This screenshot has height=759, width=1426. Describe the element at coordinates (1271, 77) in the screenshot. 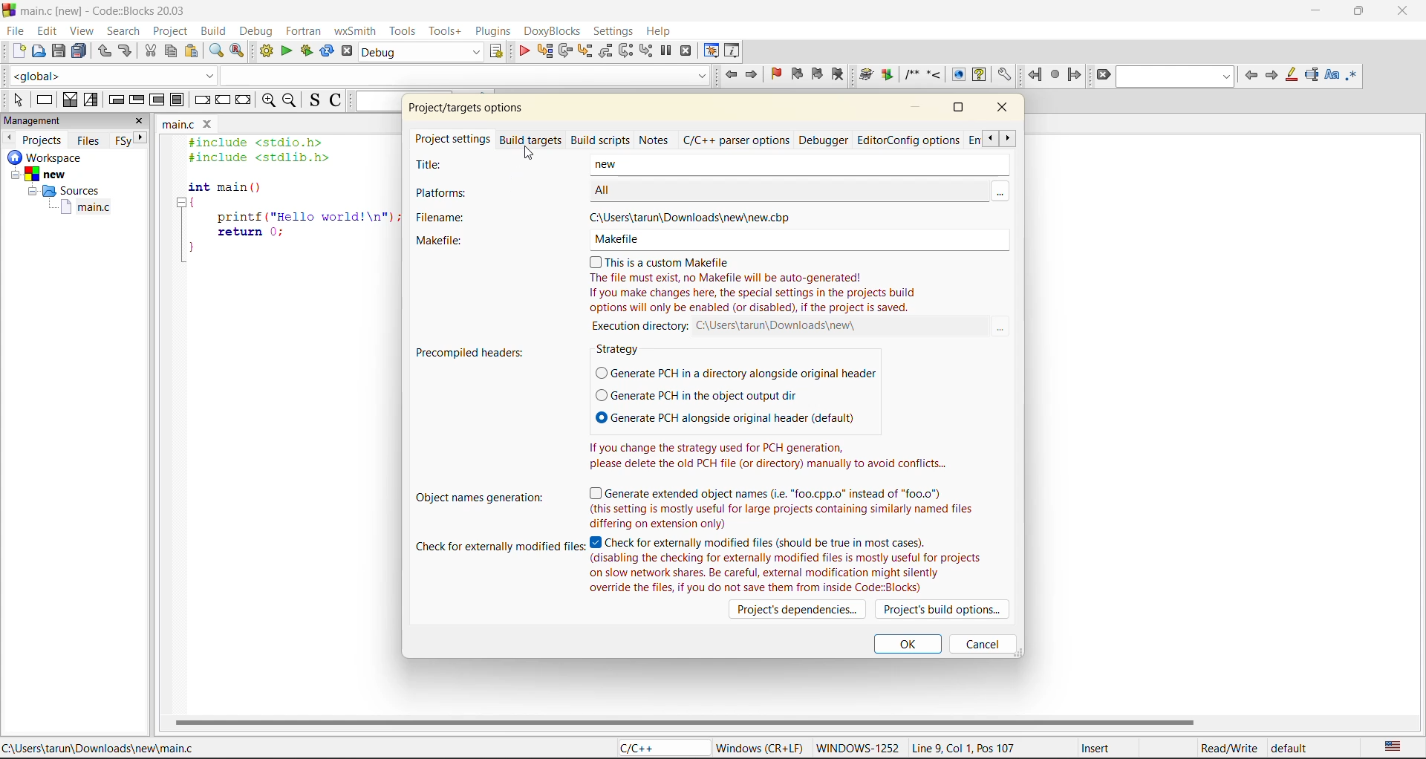

I see `next` at that location.